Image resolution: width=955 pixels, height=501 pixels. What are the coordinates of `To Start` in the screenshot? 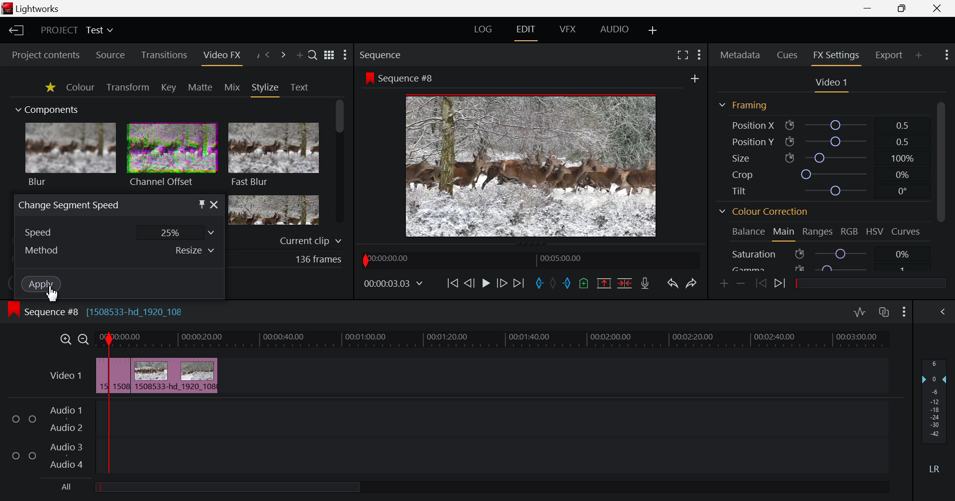 It's located at (453, 283).